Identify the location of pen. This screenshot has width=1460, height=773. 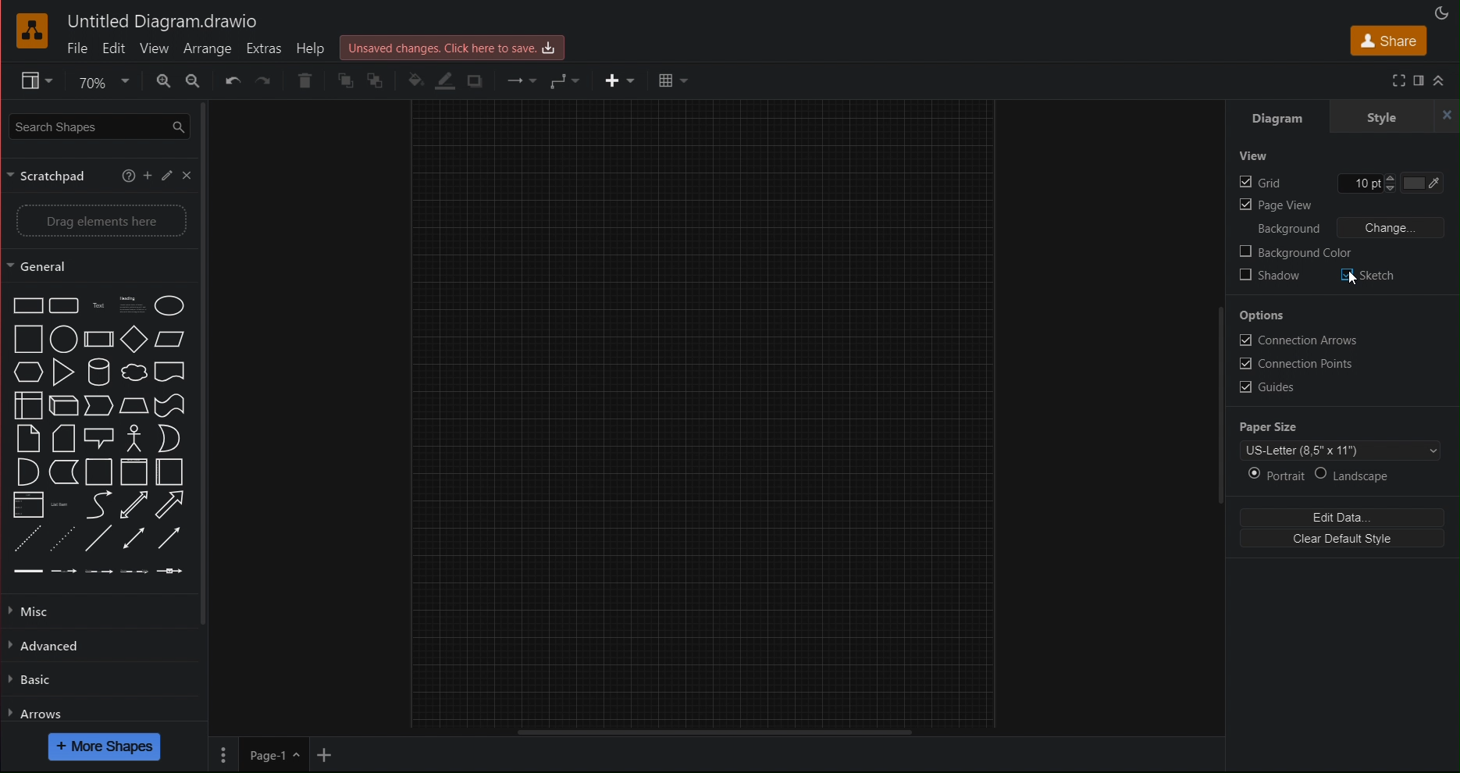
(167, 178).